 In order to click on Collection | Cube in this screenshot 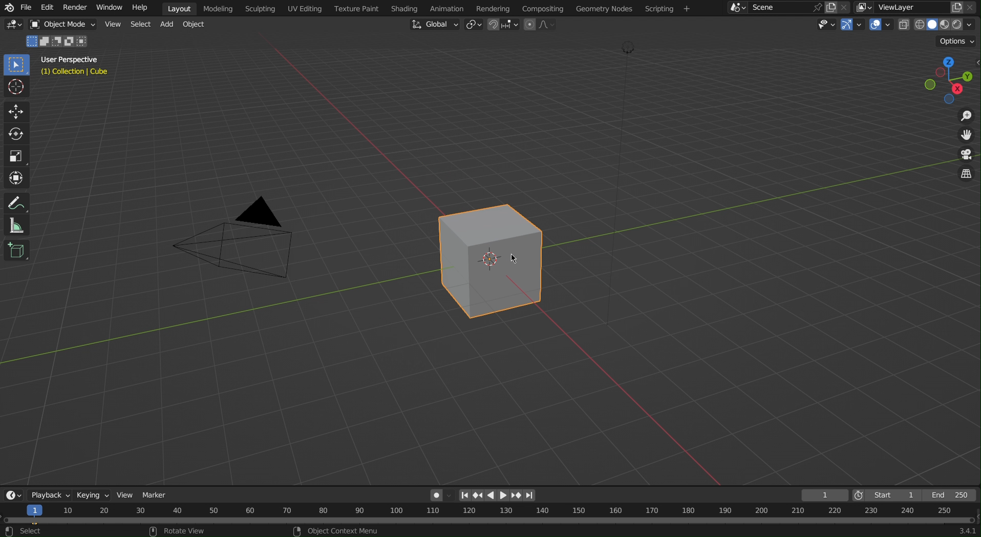, I will do `click(72, 74)`.